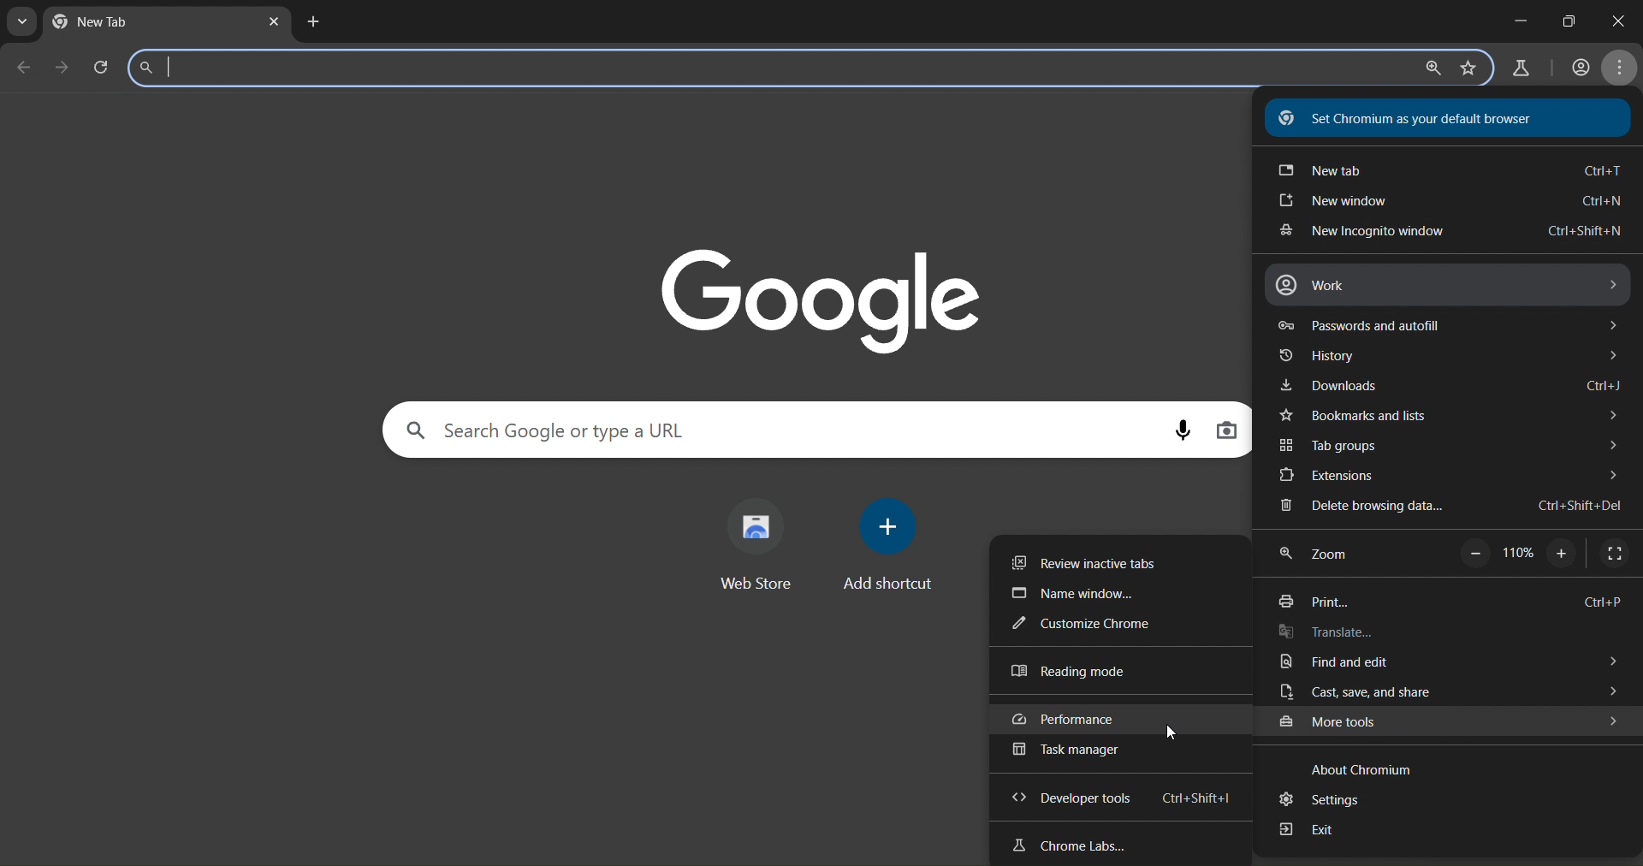  What do you see at coordinates (1177, 429) in the screenshot?
I see `voice search ` at bounding box center [1177, 429].